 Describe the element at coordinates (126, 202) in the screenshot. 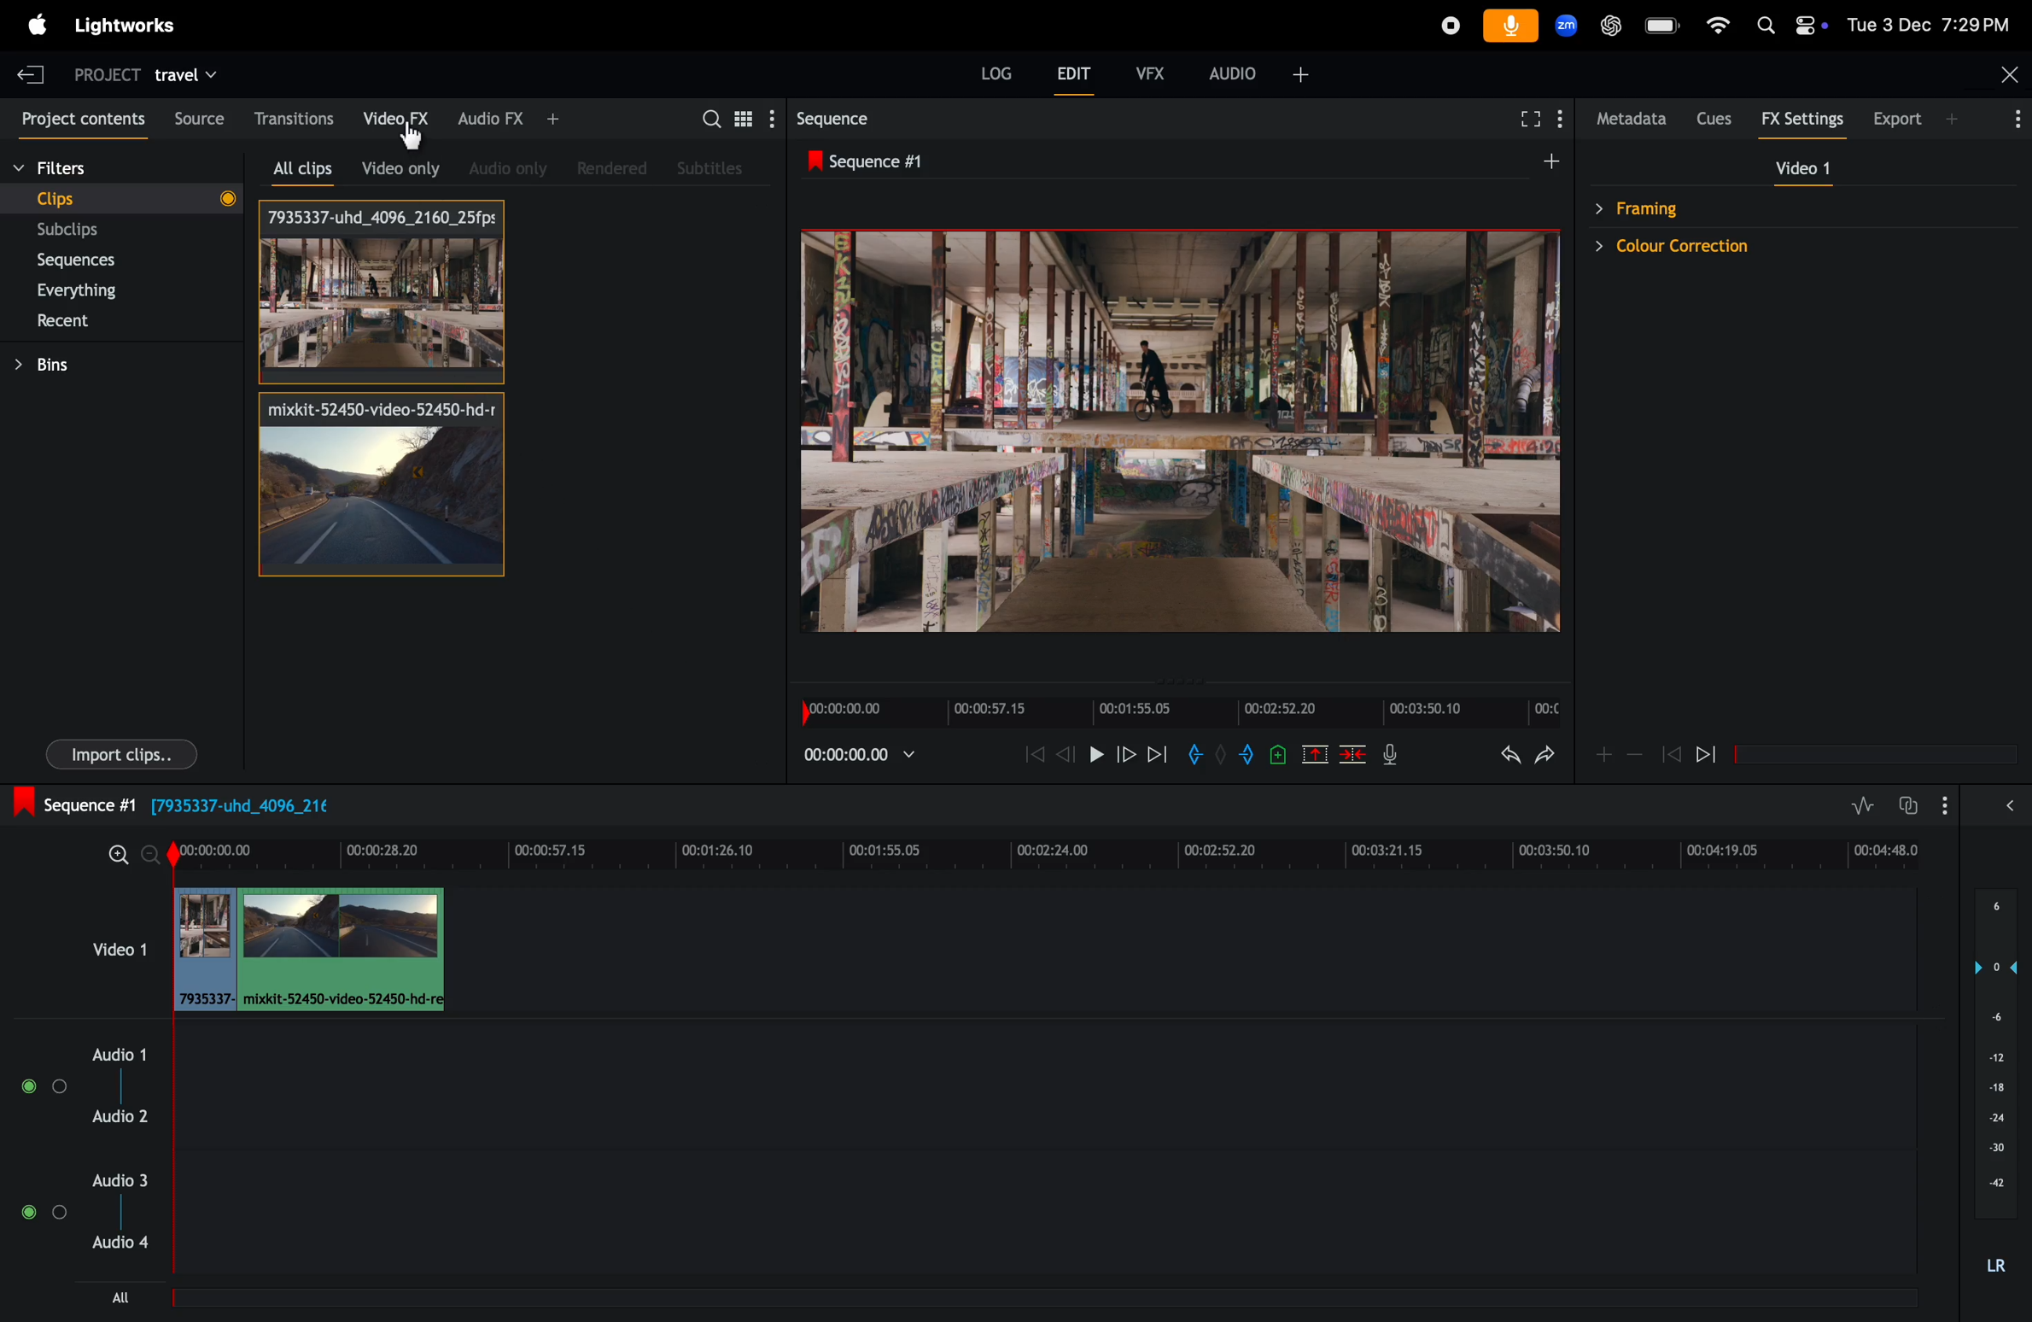

I see `clips` at that location.